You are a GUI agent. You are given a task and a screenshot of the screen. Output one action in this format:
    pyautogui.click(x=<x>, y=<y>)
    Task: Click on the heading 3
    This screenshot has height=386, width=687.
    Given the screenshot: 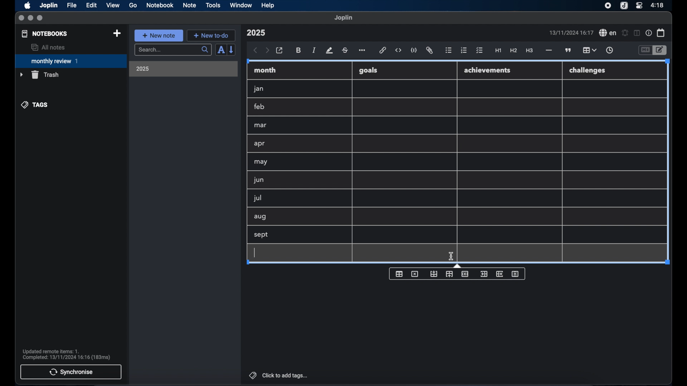 What is the action you would take?
    pyautogui.click(x=529, y=51)
    